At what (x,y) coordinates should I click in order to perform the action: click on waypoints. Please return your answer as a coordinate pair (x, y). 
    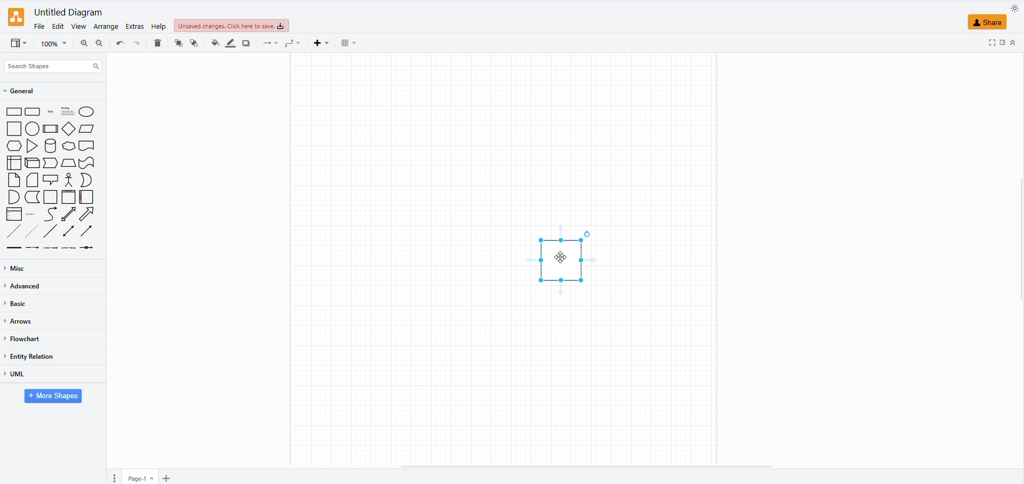
    Looking at the image, I should click on (293, 44).